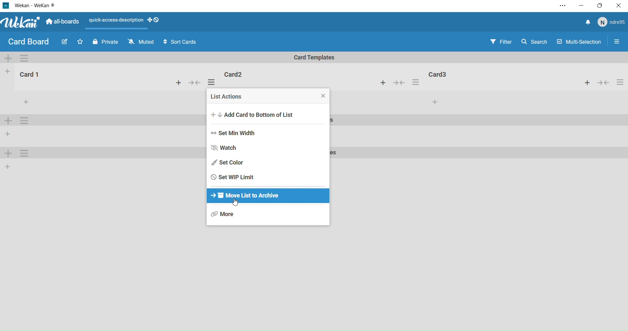 Image resolution: width=628 pixels, height=331 pixels. Describe the element at coordinates (6, 154) in the screenshot. I see `add` at that location.